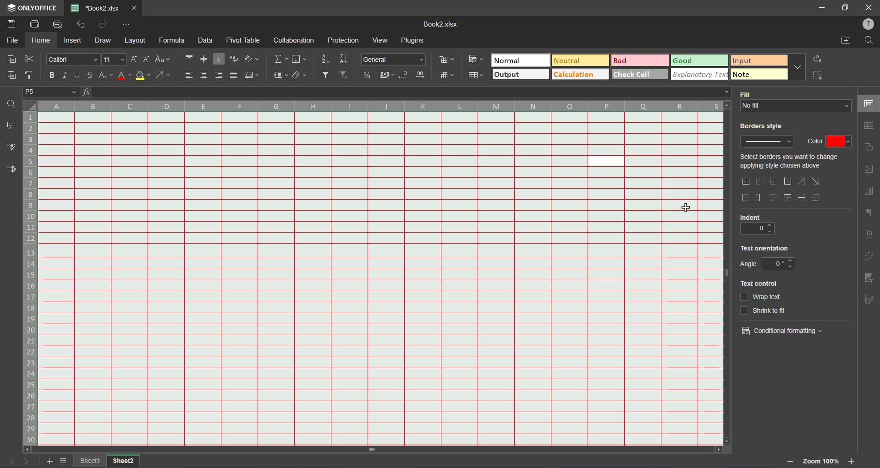  What do you see at coordinates (870, 279) in the screenshot?
I see `slicer` at bounding box center [870, 279].